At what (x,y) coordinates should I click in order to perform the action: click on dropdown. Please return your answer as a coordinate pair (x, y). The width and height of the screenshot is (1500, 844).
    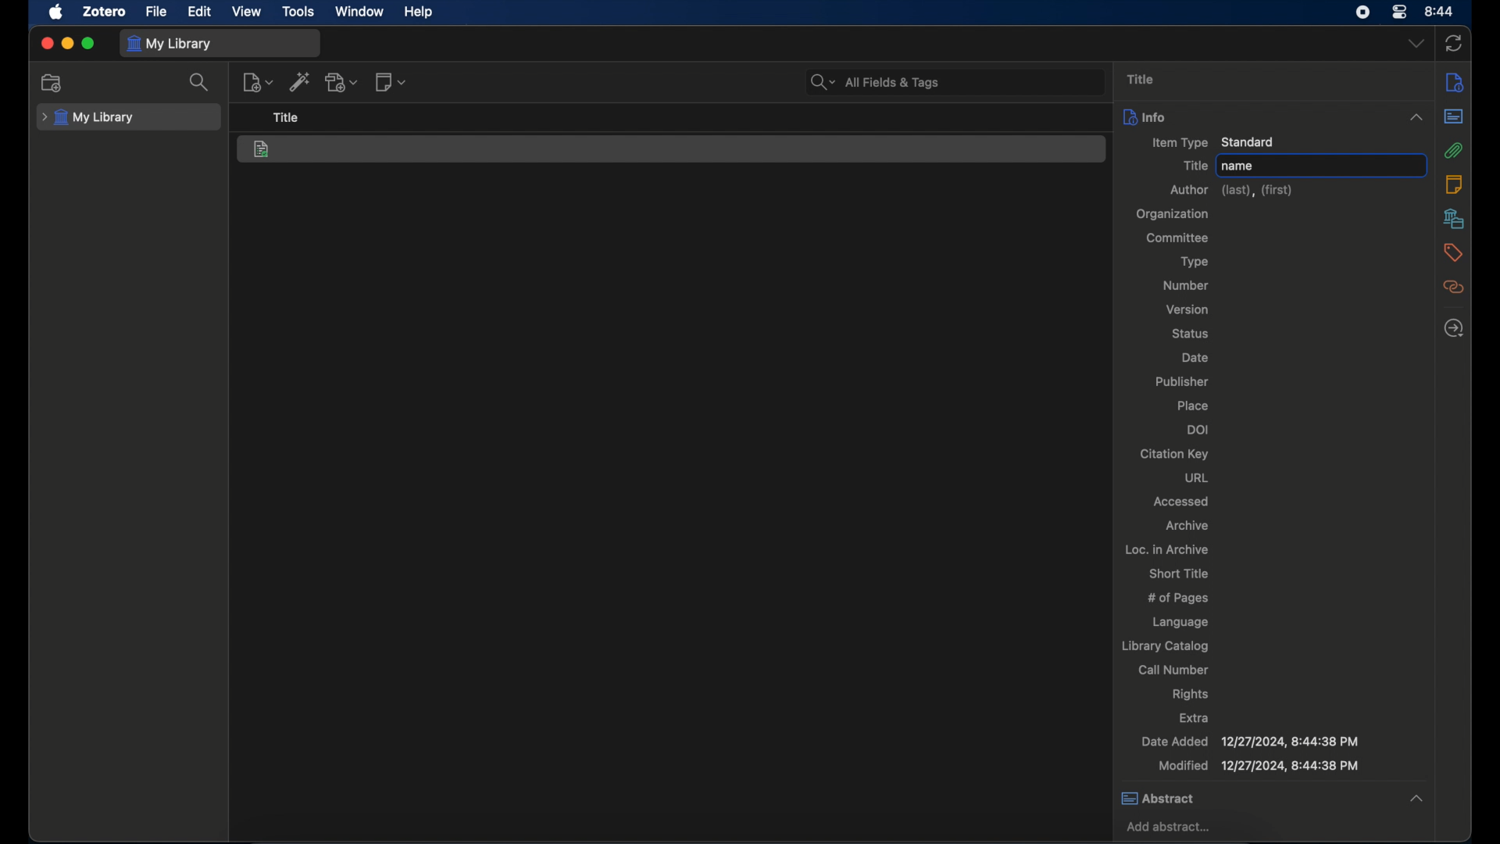
    Looking at the image, I should click on (1416, 44).